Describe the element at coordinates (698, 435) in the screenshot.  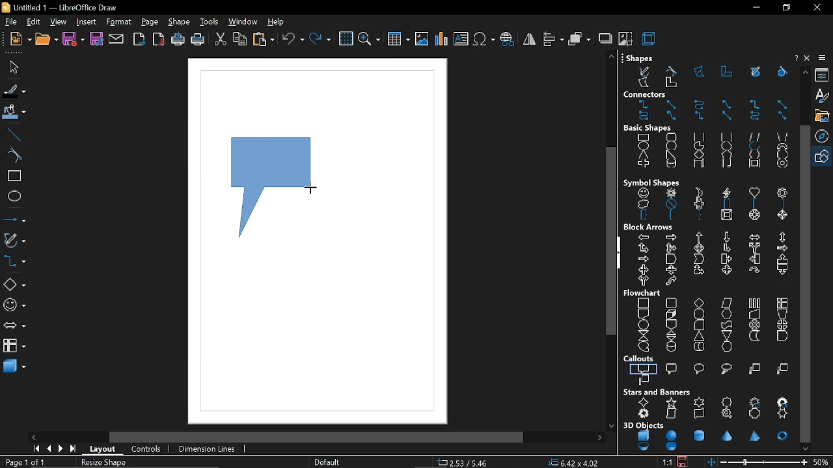
I see `cylinder` at that location.